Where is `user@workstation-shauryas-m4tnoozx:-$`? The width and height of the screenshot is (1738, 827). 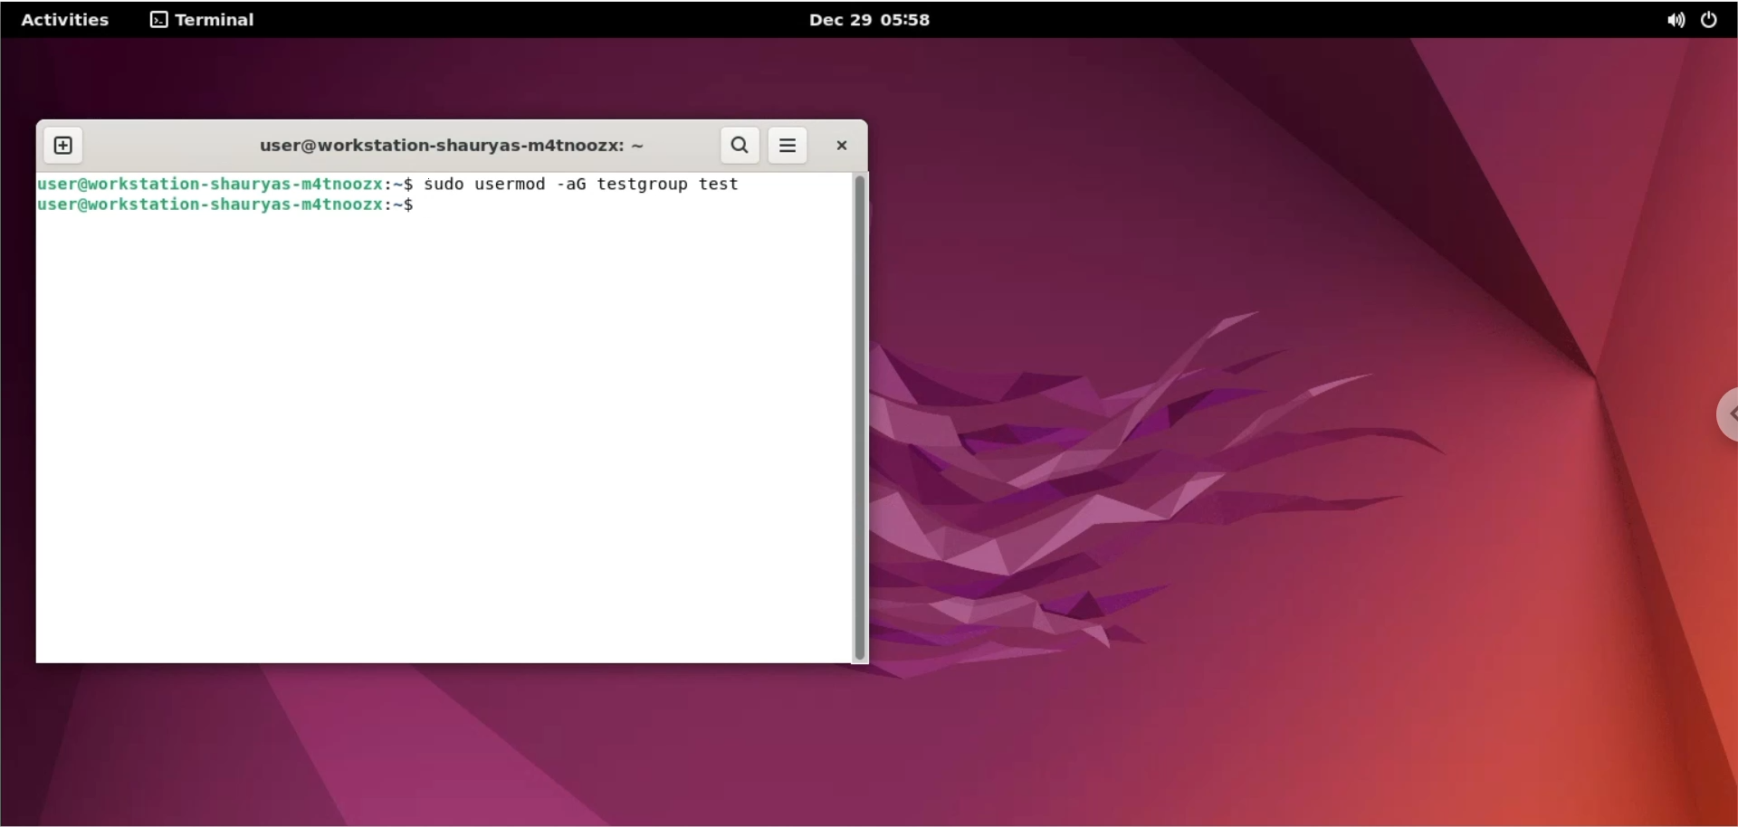 user@workstation-shauryas-m4tnoozx:-$ is located at coordinates (231, 207).